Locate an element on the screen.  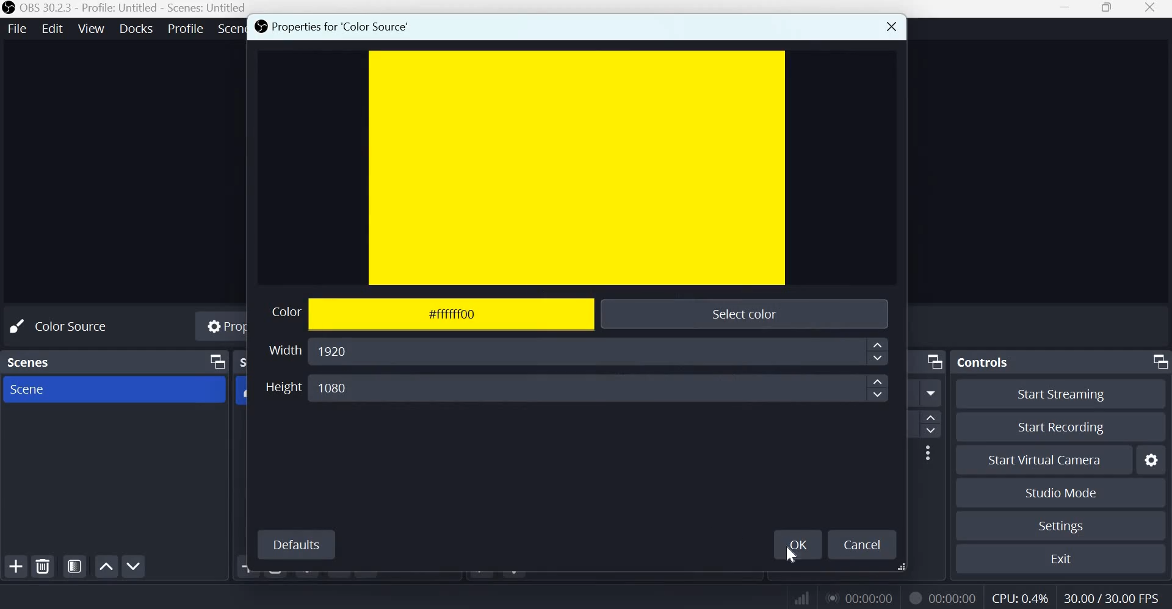
File is located at coordinates (20, 27).